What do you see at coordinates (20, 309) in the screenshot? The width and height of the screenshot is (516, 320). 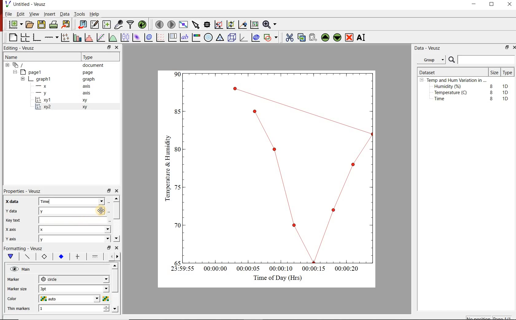 I see `Thin Markers` at bounding box center [20, 309].